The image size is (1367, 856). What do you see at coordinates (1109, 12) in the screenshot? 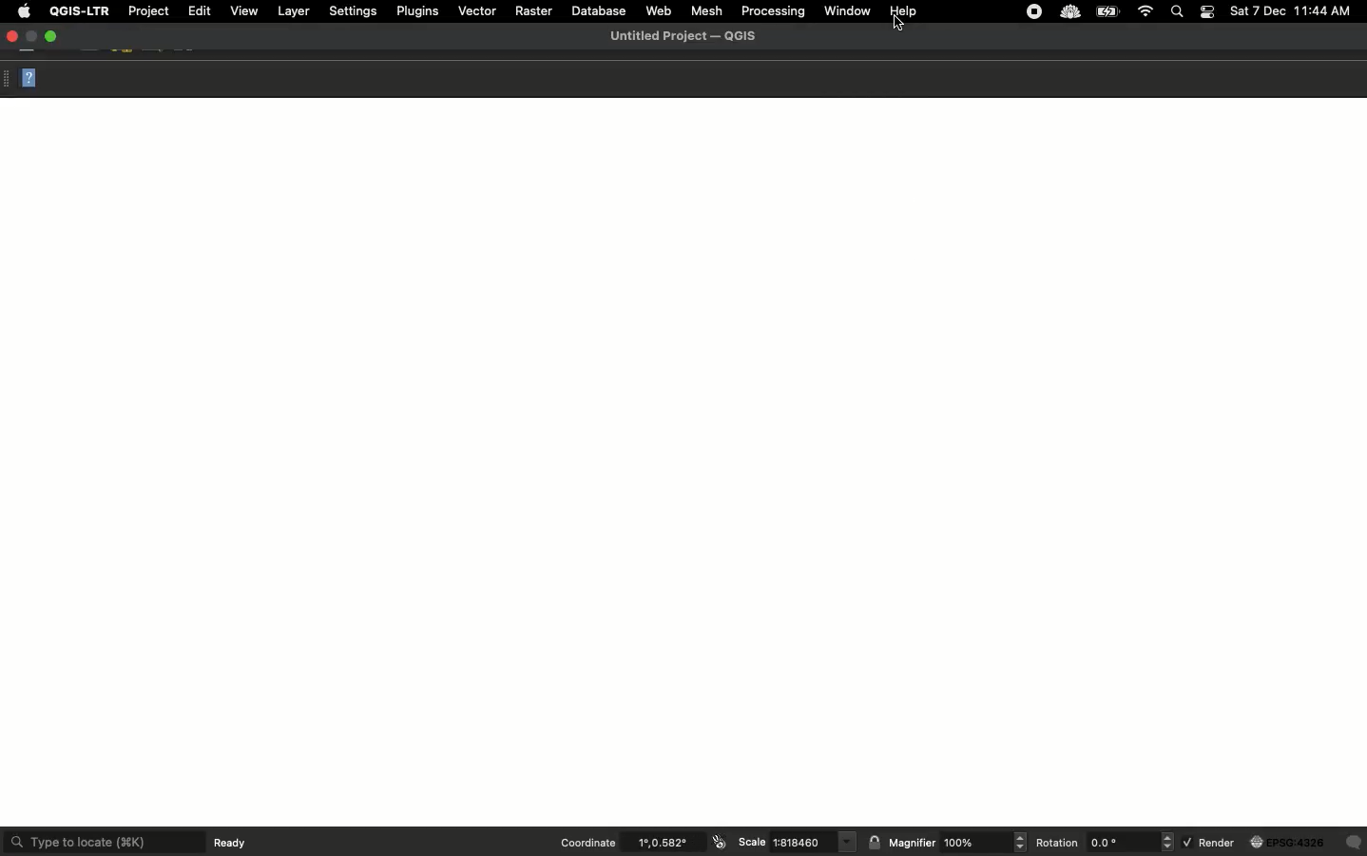
I see `Charge` at bounding box center [1109, 12].